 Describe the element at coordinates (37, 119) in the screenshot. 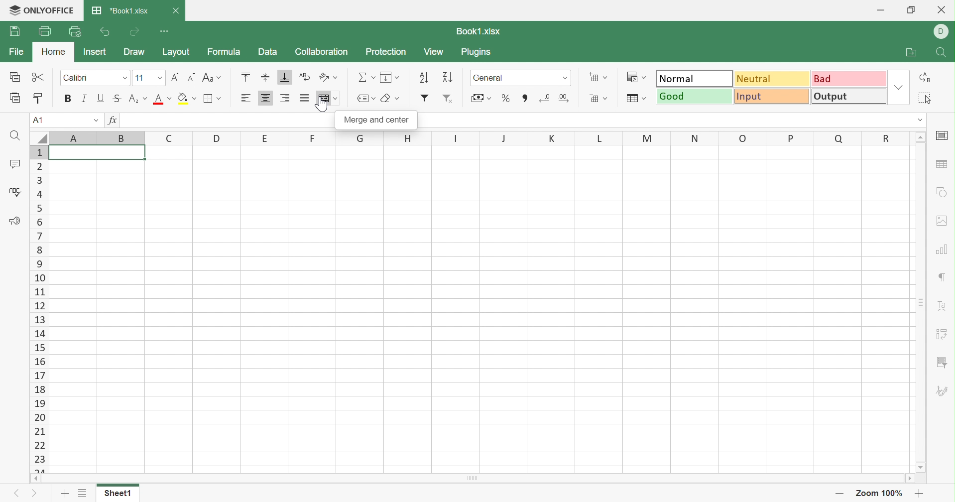

I see `A1` at that location.